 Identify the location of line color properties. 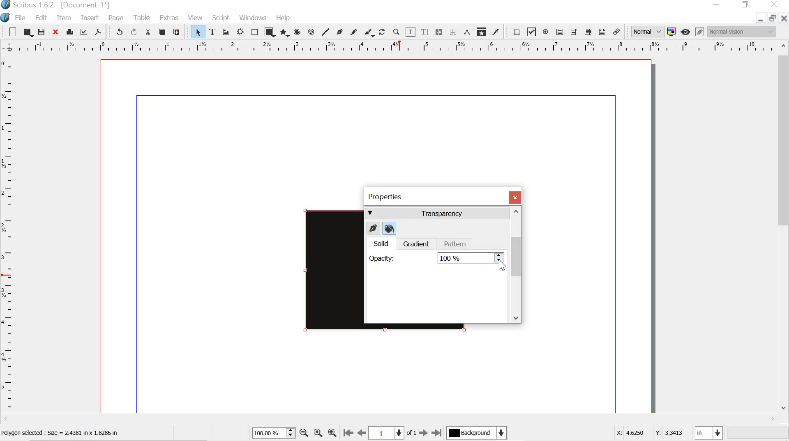
(372, 229).